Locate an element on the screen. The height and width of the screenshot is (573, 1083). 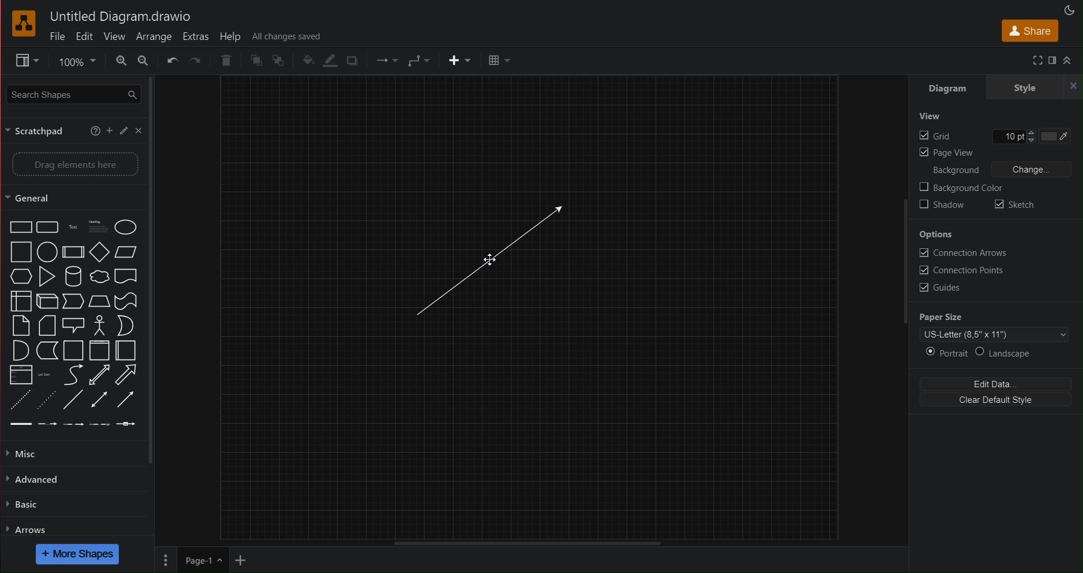
Waypoint is located at coordinates (386, 61).